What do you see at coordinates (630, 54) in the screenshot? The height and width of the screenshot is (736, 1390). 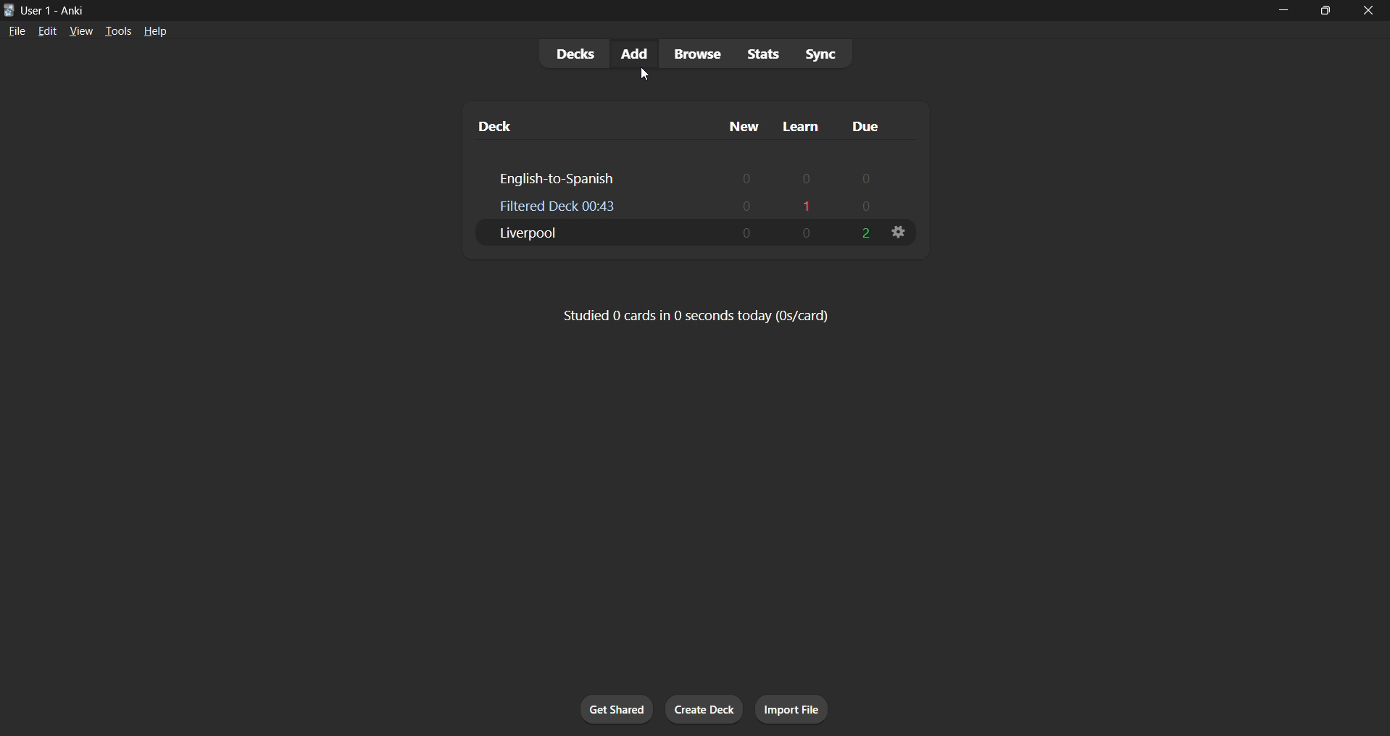 I see `add` at bounding box center [630, 54].